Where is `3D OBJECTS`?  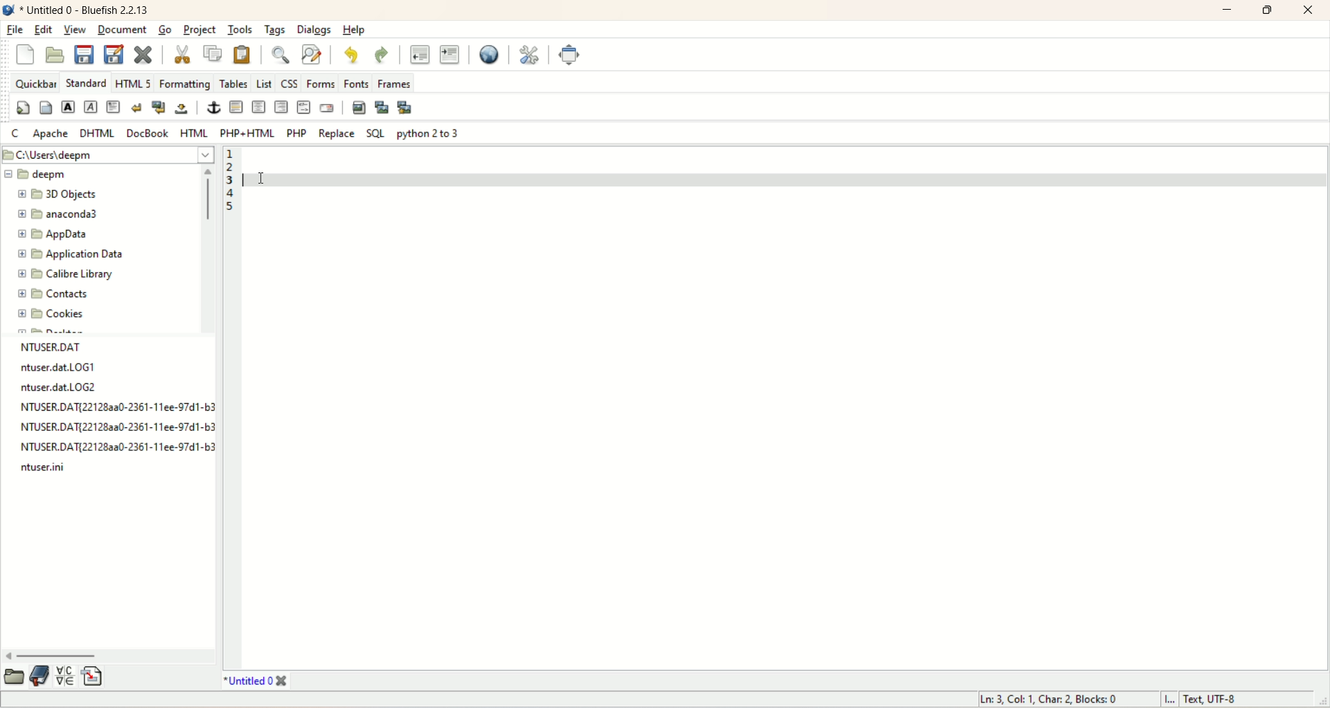
3D OBJECTS is located at coordinates (62, 195).